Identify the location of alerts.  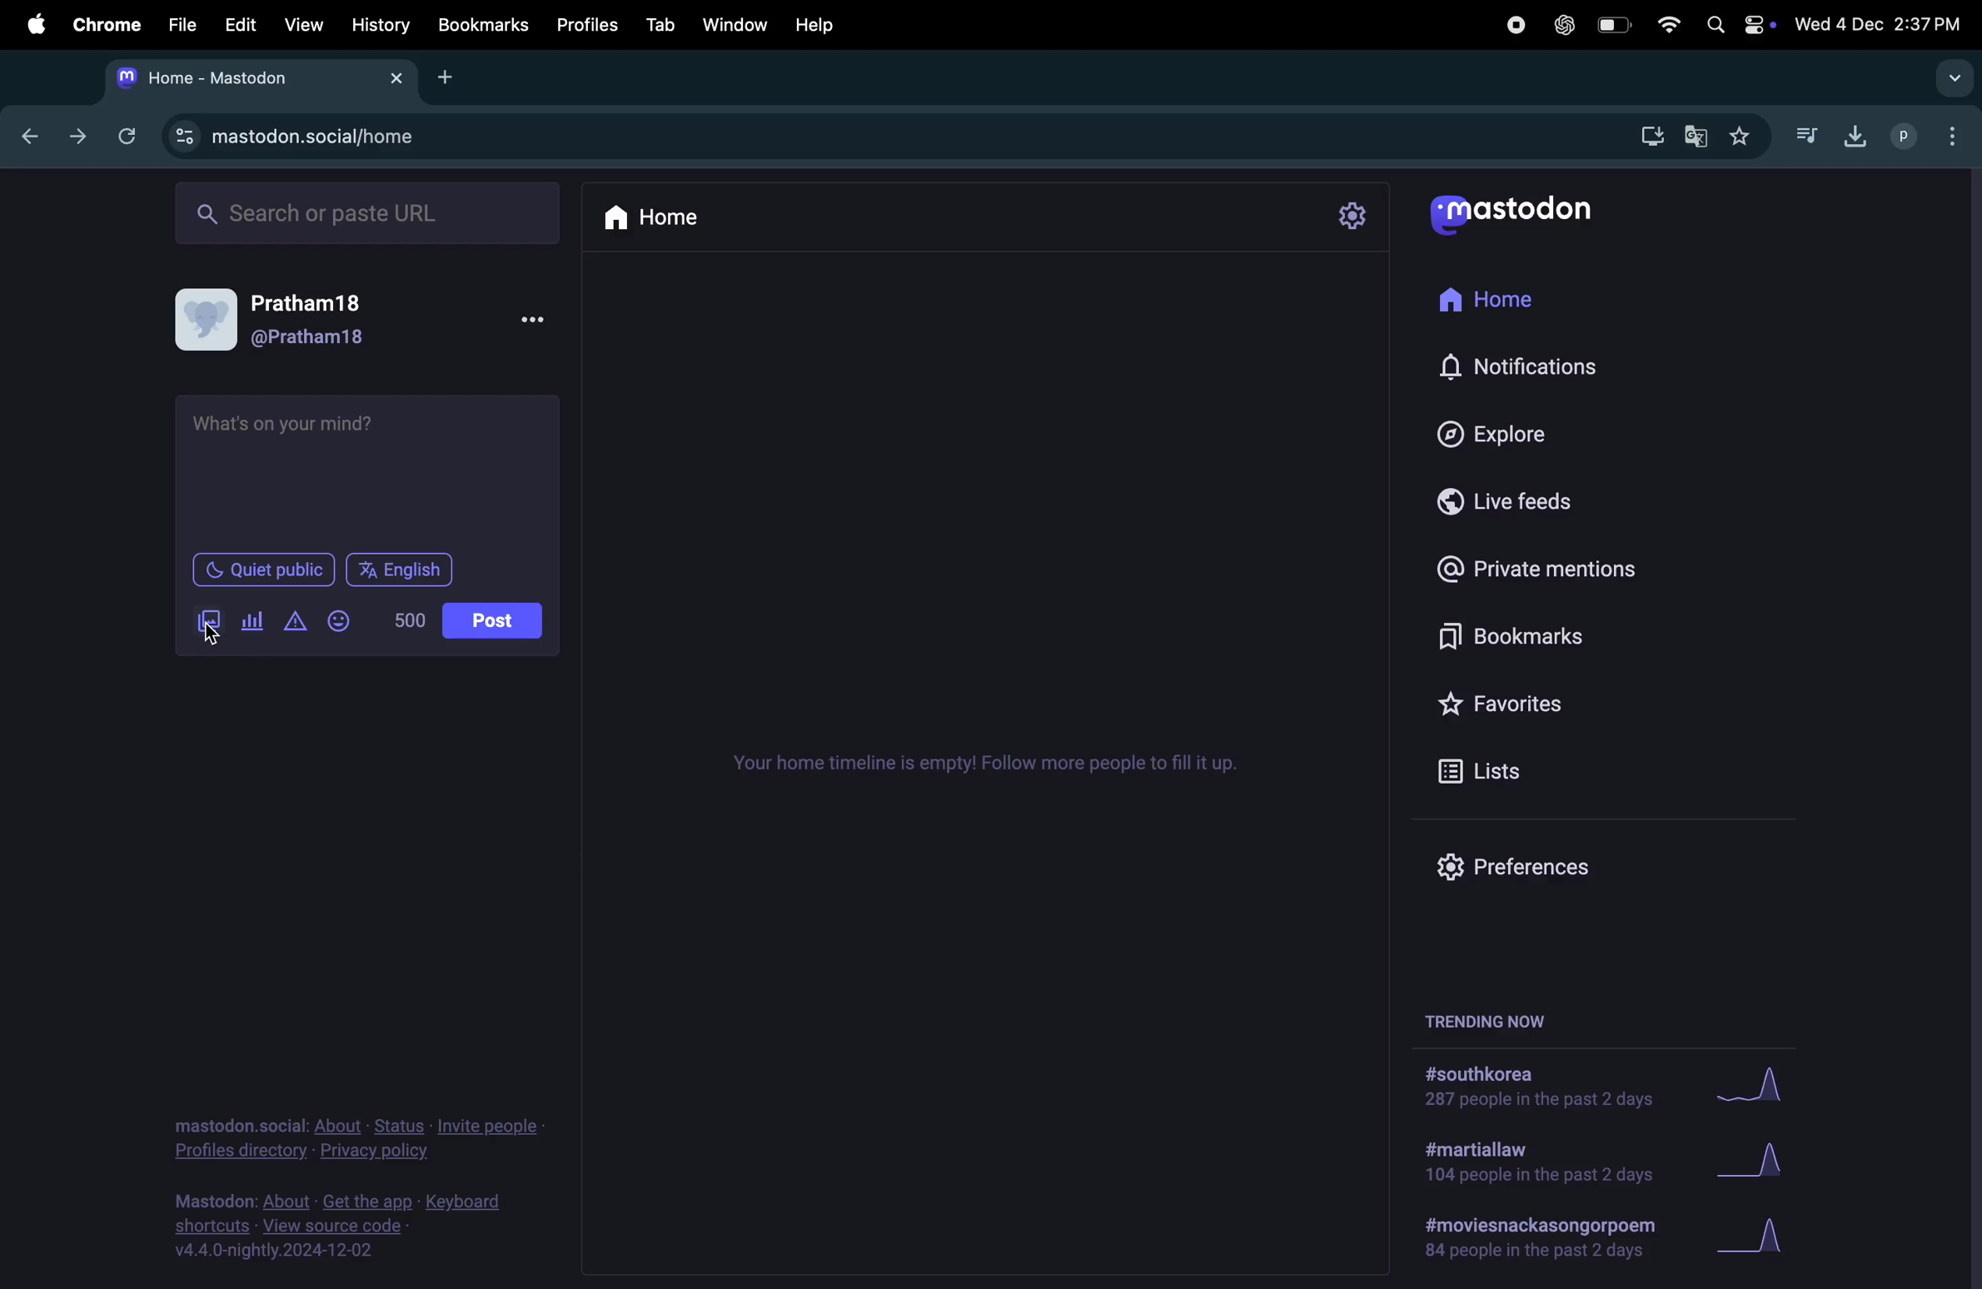
(294, 622).